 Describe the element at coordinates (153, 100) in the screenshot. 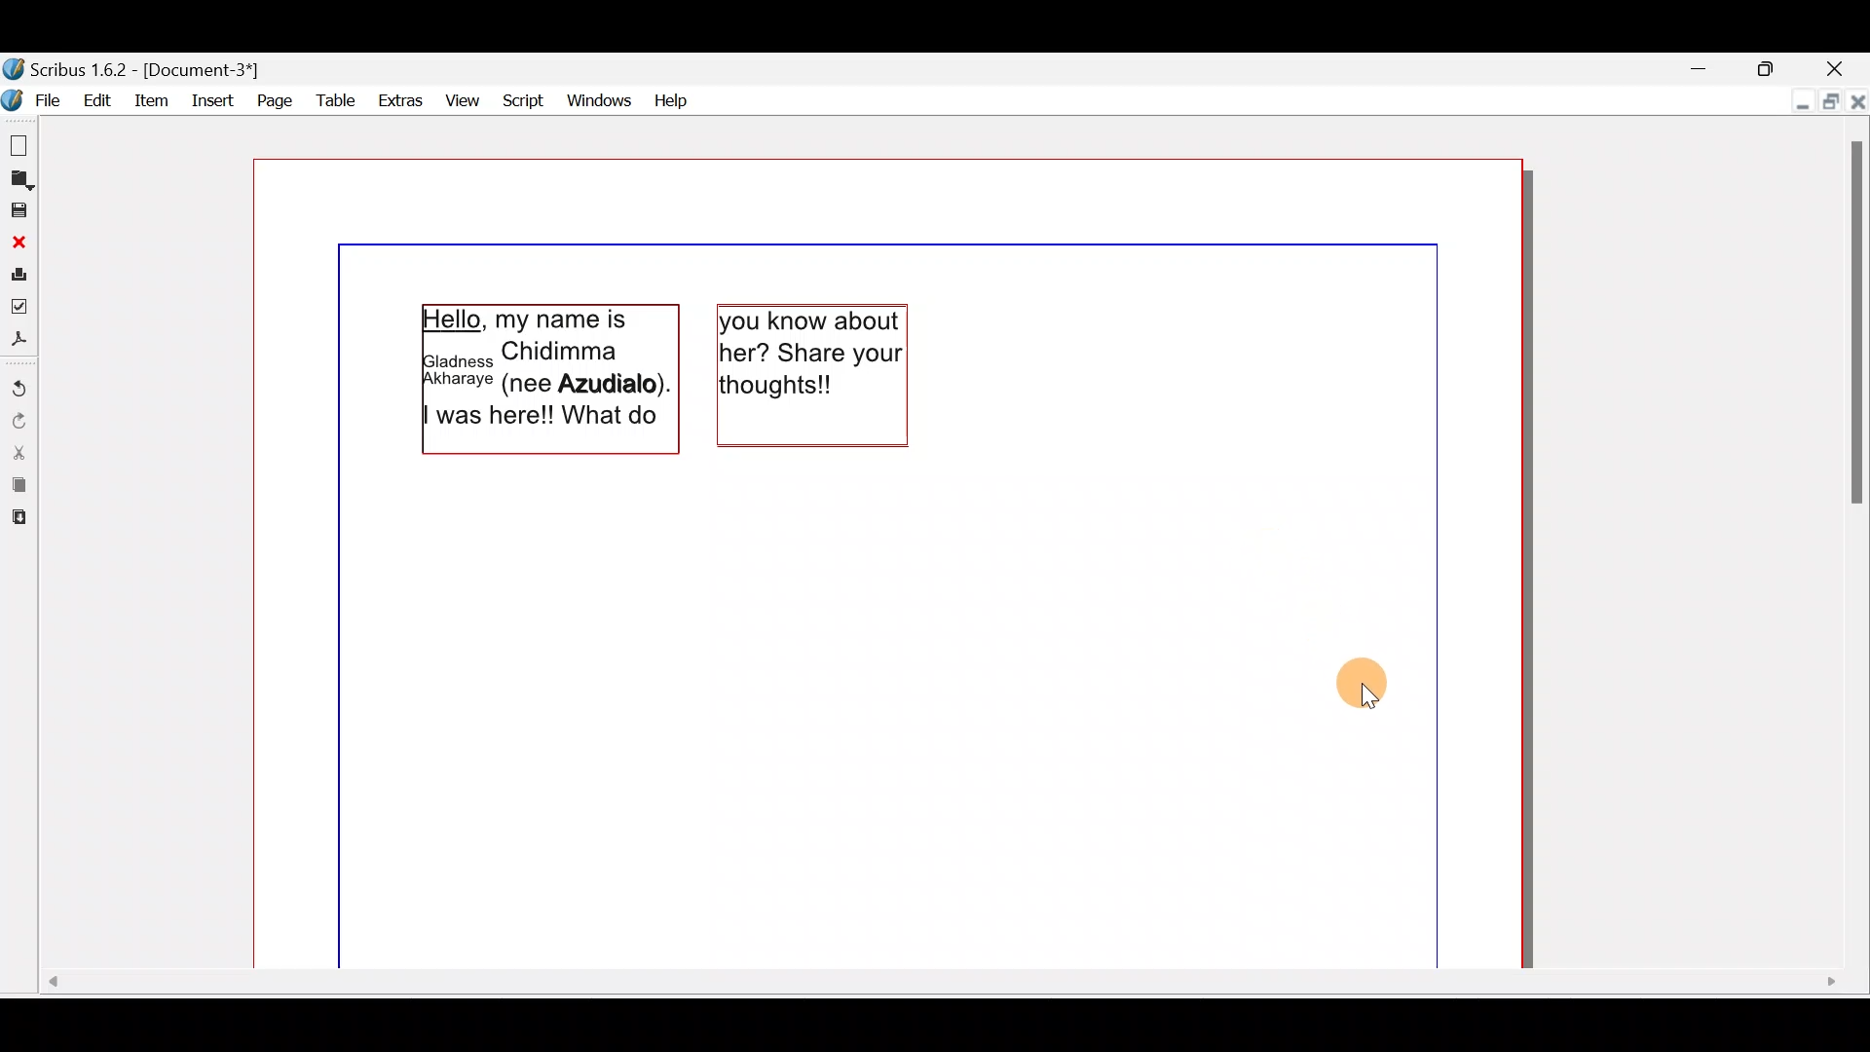

I see `item` at that location.